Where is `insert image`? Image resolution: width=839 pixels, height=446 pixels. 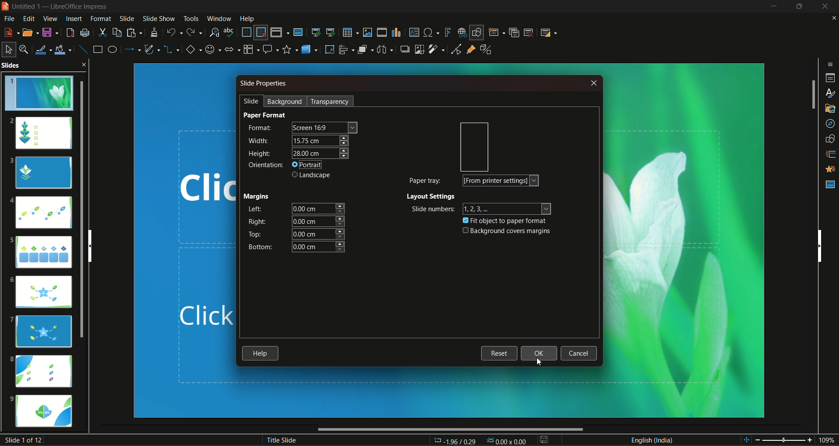
insert image is located at coordinates (367, 32).